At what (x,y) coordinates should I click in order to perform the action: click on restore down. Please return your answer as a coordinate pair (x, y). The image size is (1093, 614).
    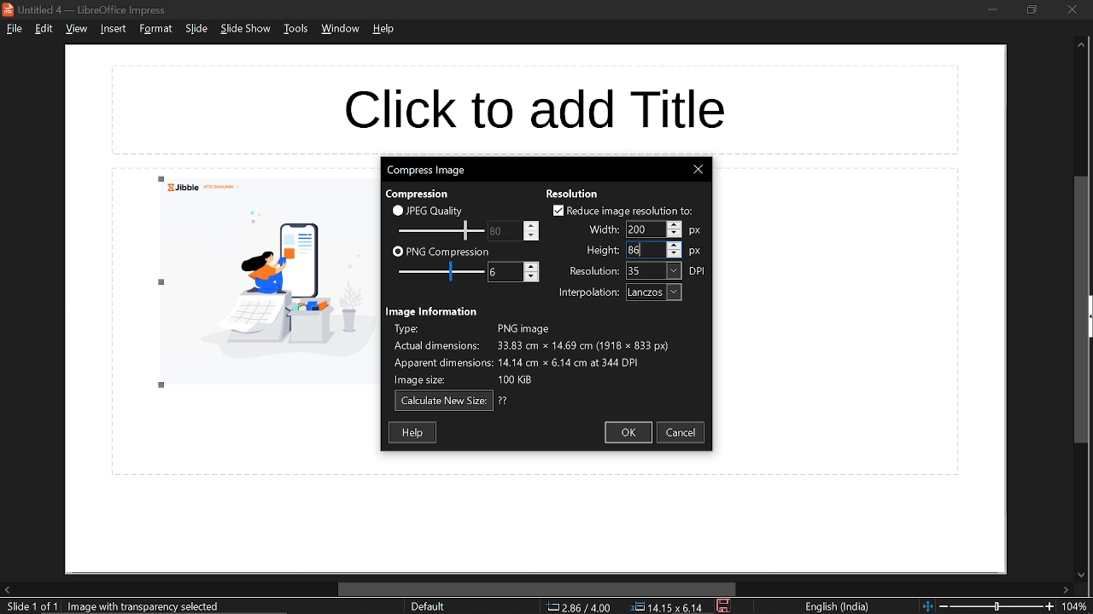
    Looking at the image, I should click on (1031, 9).